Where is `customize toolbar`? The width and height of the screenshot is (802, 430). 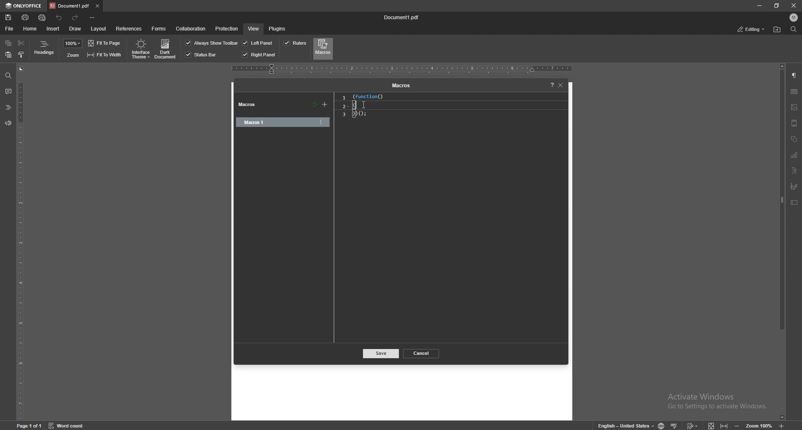 customize toolbar is located at coordinates (93, 18).